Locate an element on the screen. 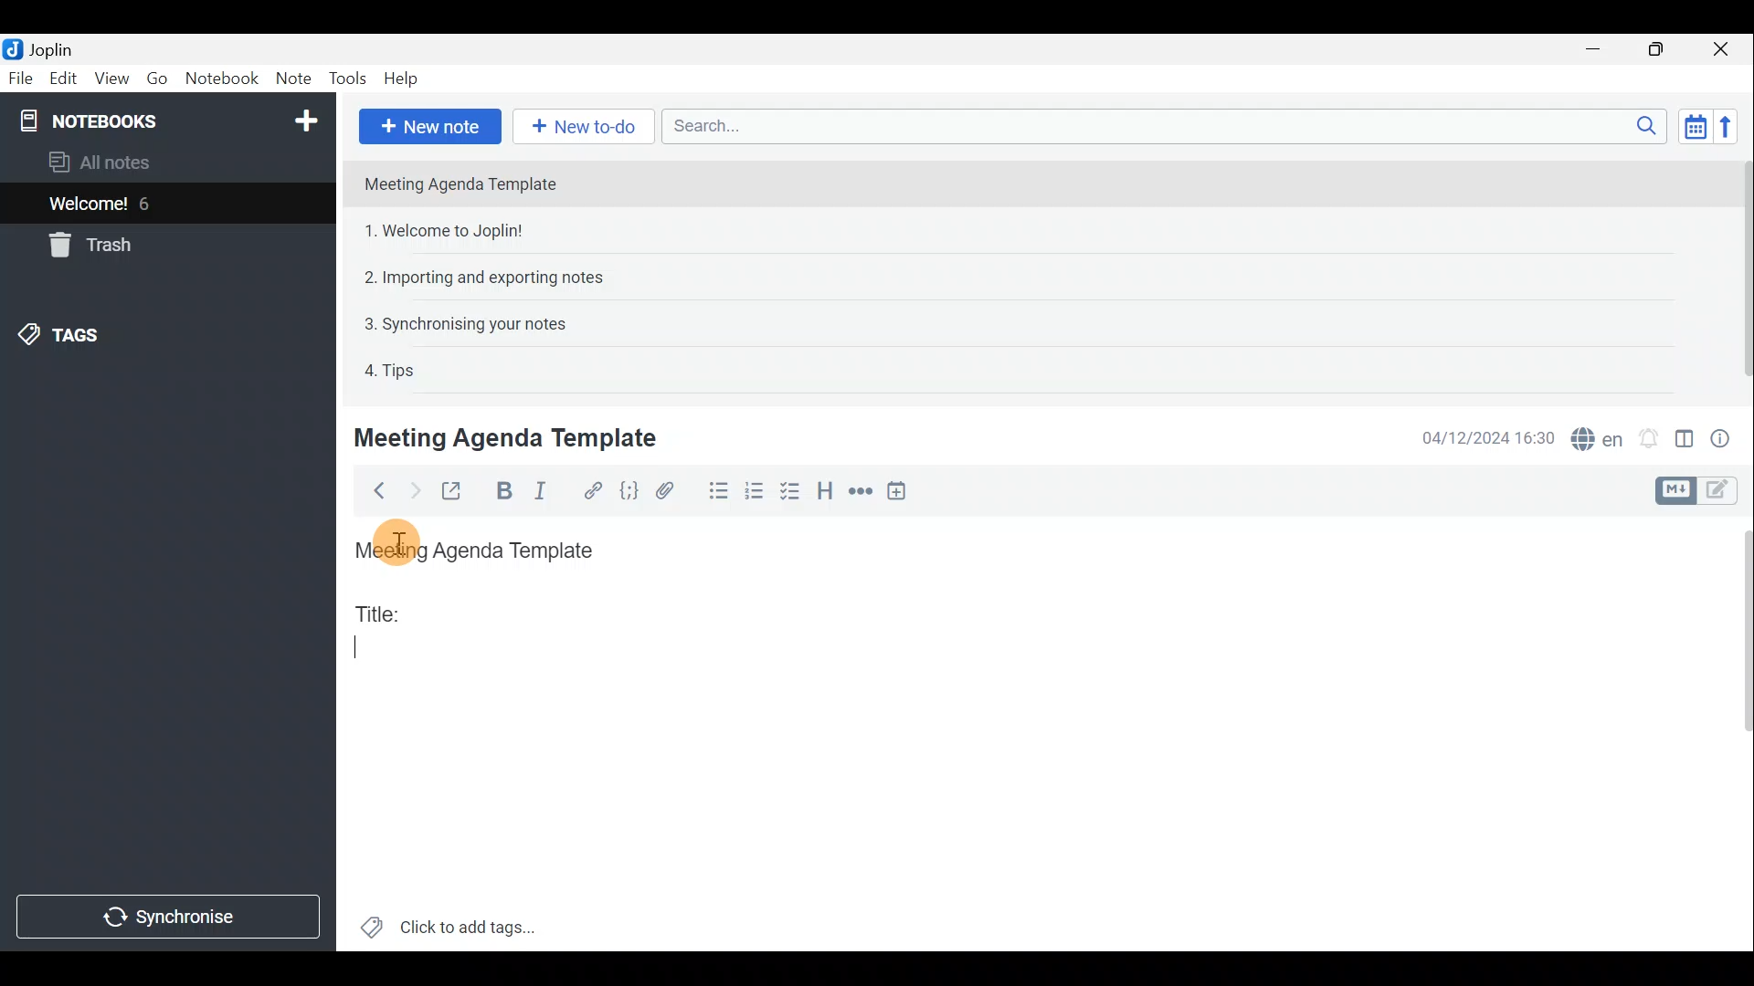  Toggle external editing is located at coordinates (457, 492).